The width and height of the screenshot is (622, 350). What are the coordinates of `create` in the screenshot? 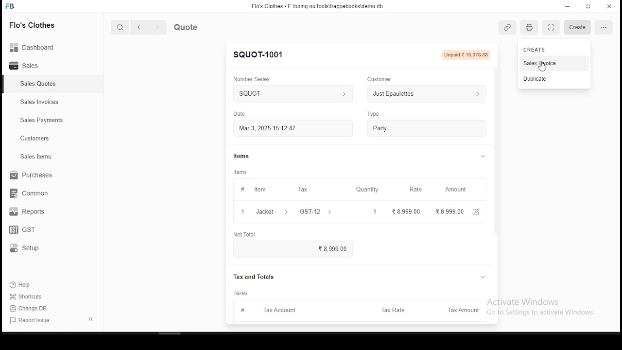 It's located at (577, 27).